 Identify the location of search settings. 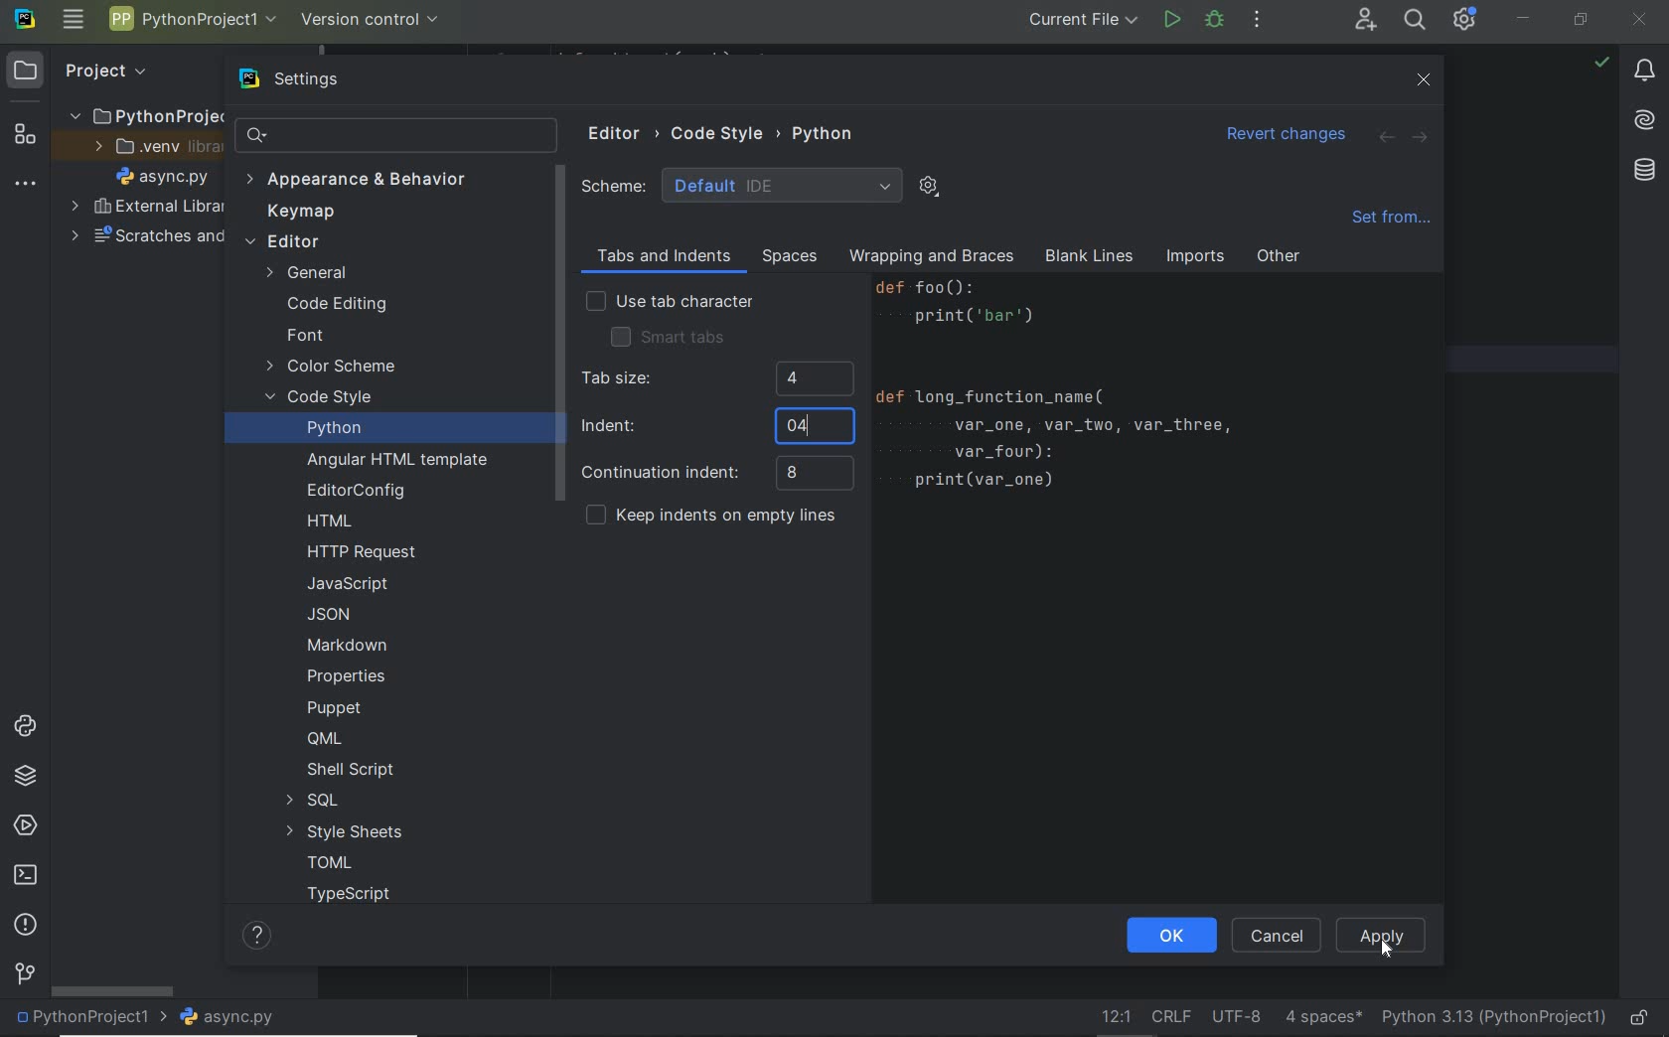
(398, 135).